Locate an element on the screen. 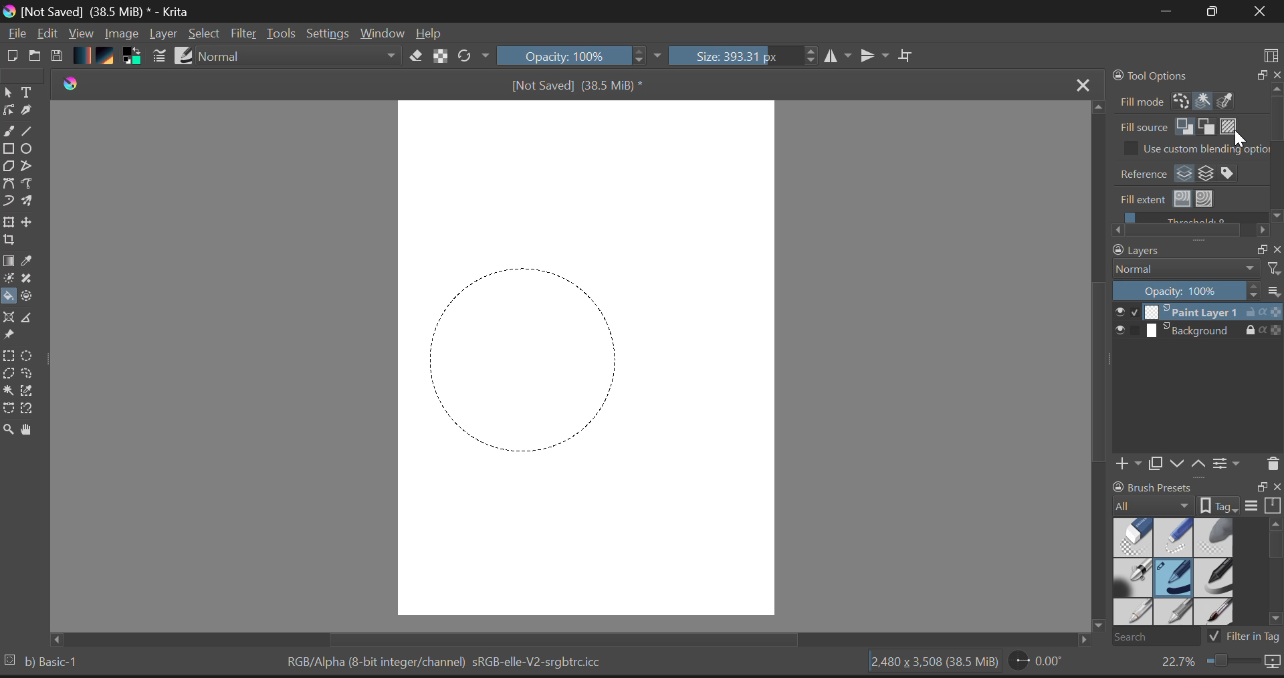 The height and width of the screenshot is (678, 1284). Elipses is located at coordinates (29, 150).